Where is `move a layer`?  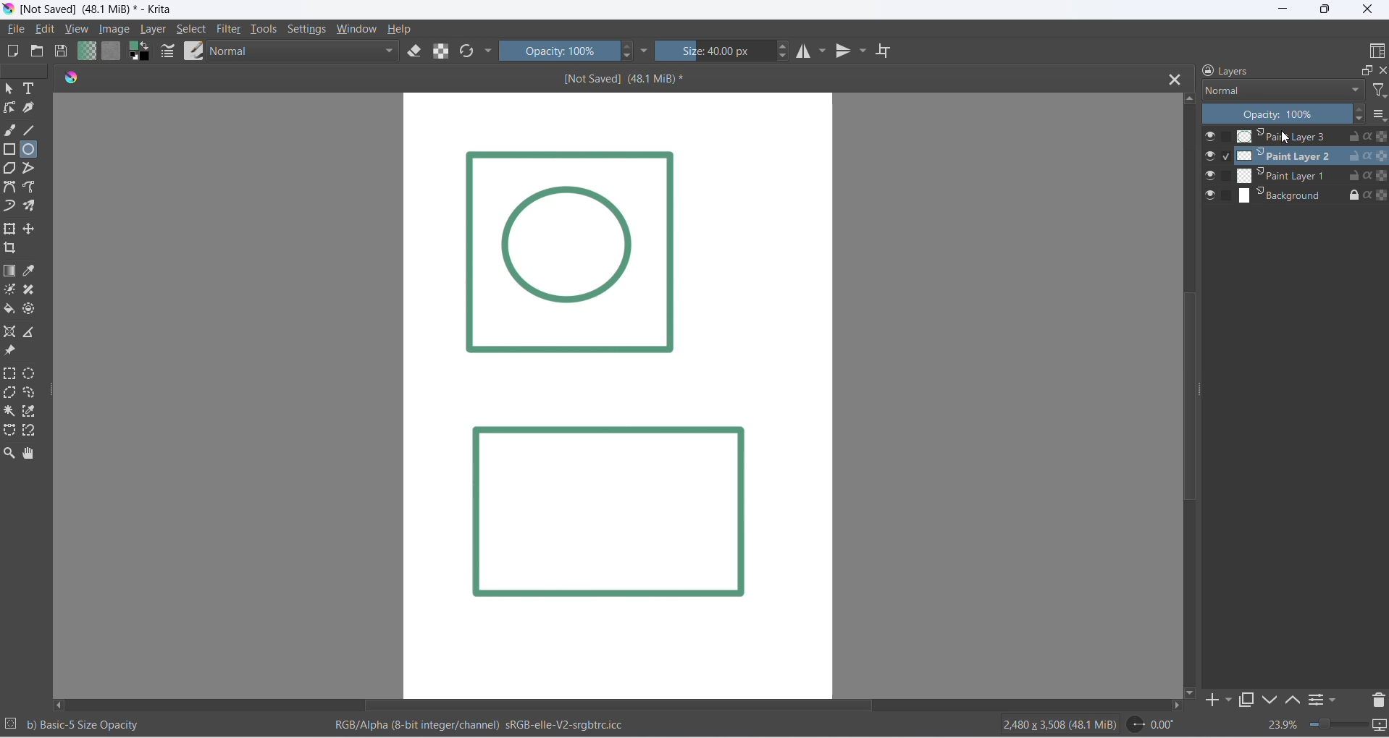
move a layer is located at coordinates (33, 229).